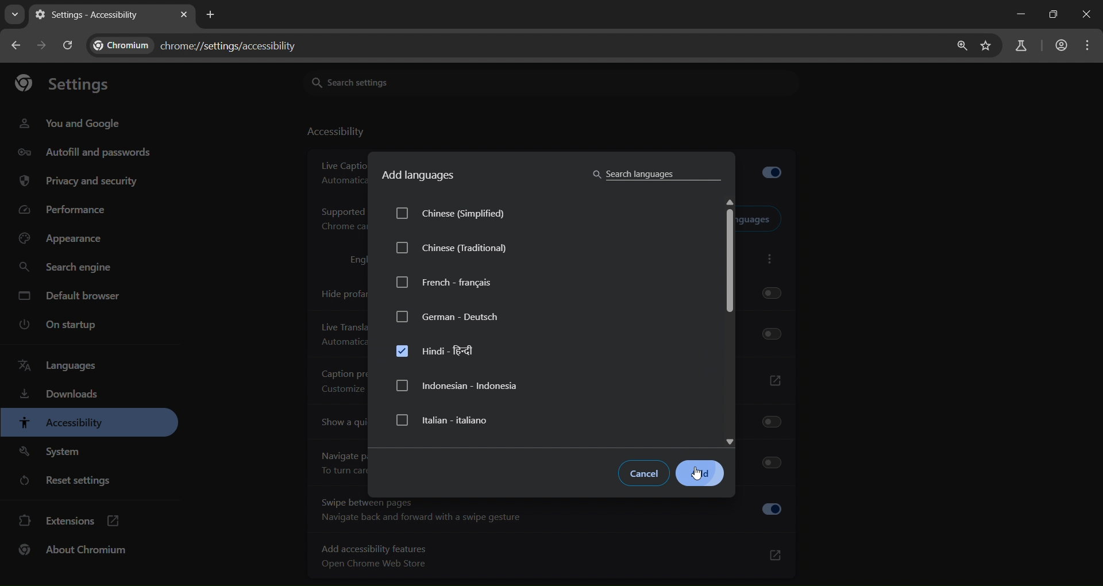 This screenshot has height=586, width=1103. I want to click on reload page, so click(70, 45).